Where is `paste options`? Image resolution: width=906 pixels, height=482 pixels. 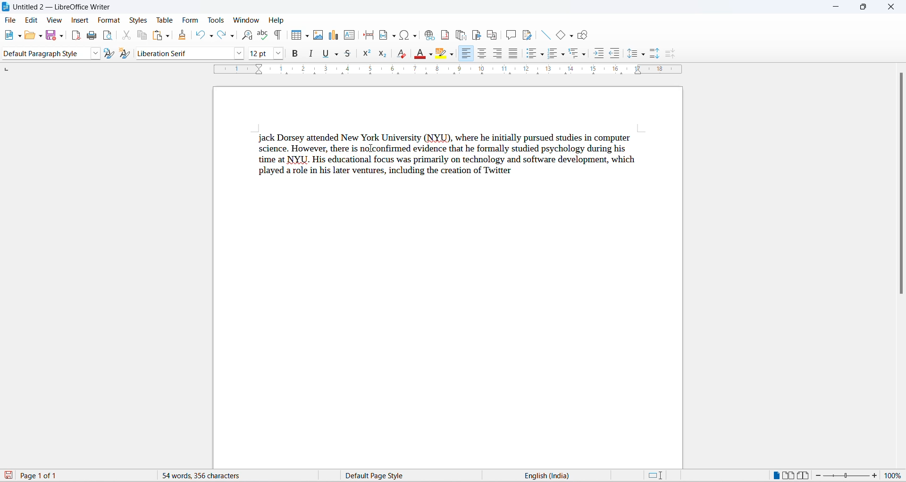 paste options is located at coordinates (167, 37).